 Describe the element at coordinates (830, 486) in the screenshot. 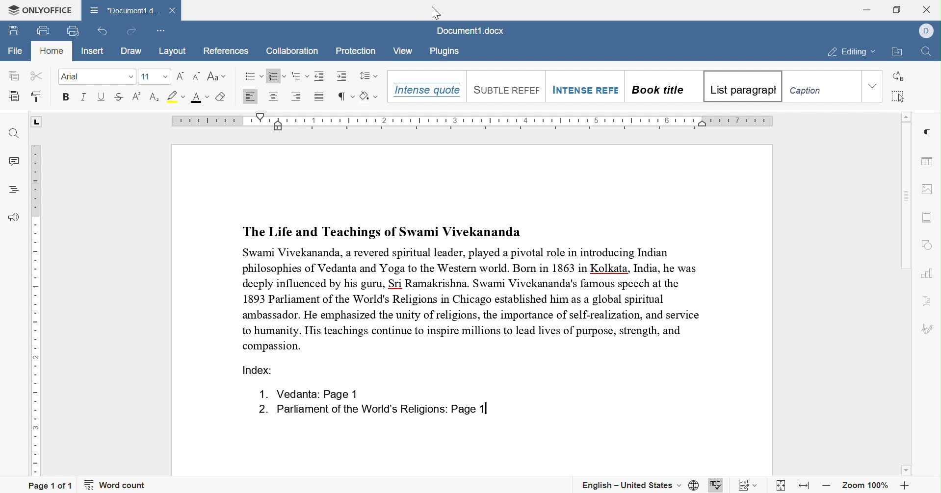

I see `zoom out` at that location.